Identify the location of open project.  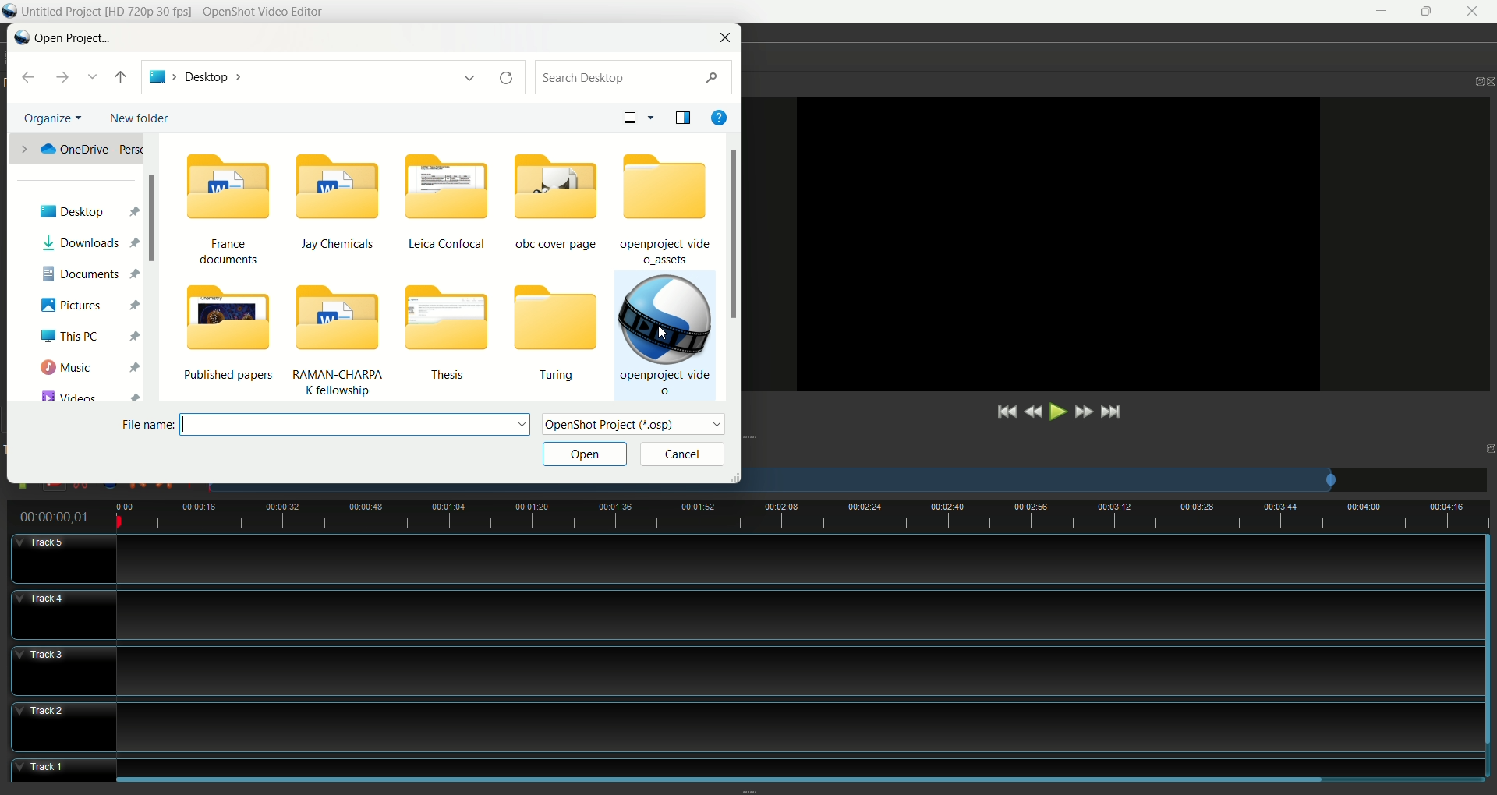
(72, 40).